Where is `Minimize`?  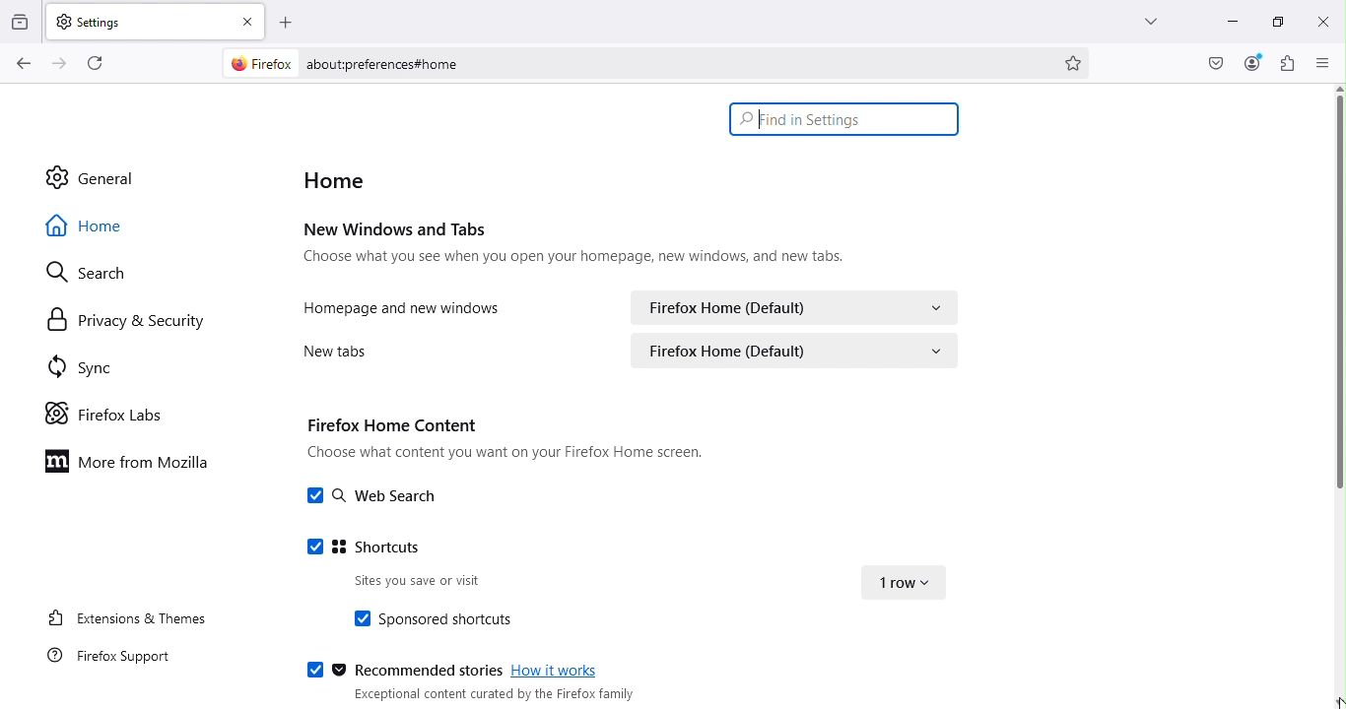 Minimize is located at coordinates (1223, 19).